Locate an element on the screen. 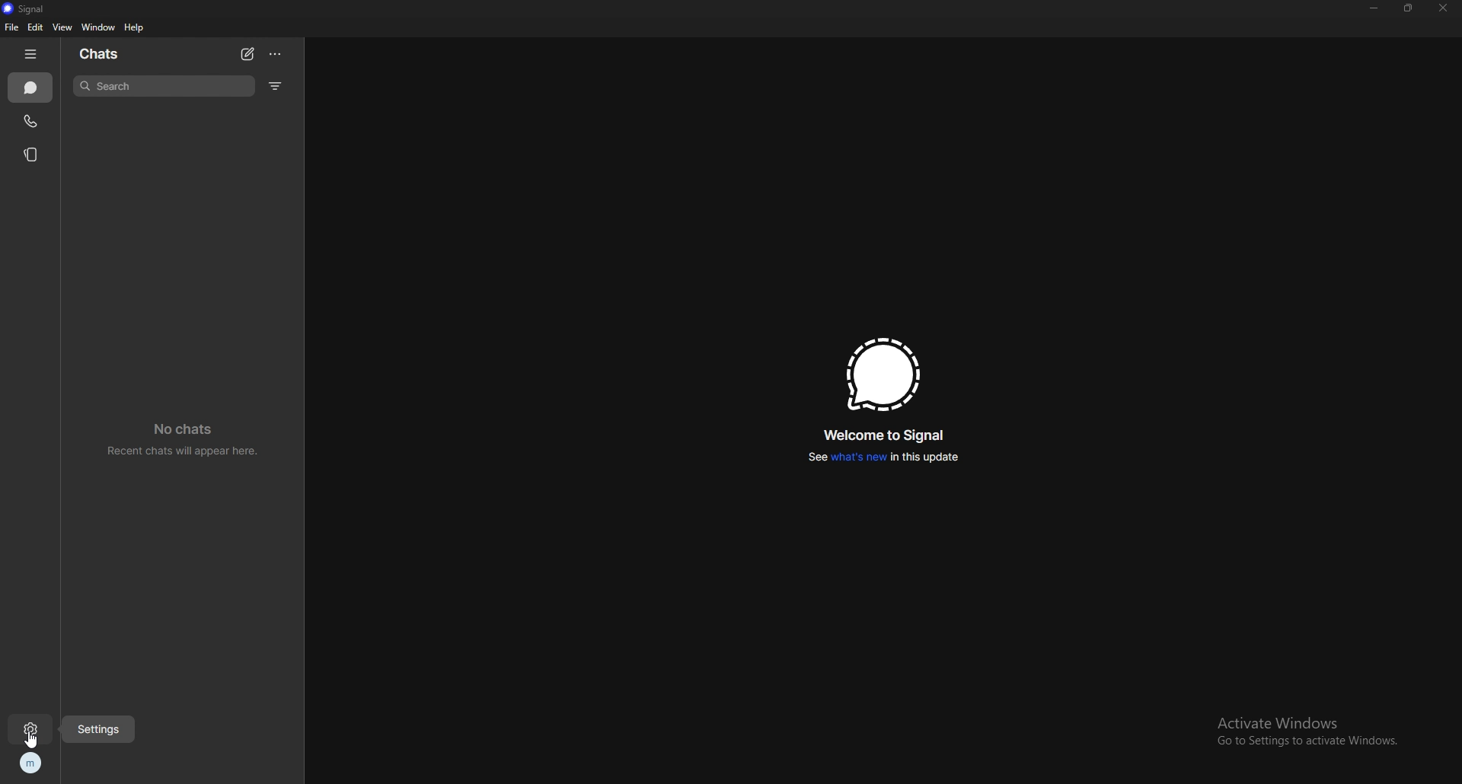  window is located at coordinates (98, 27).